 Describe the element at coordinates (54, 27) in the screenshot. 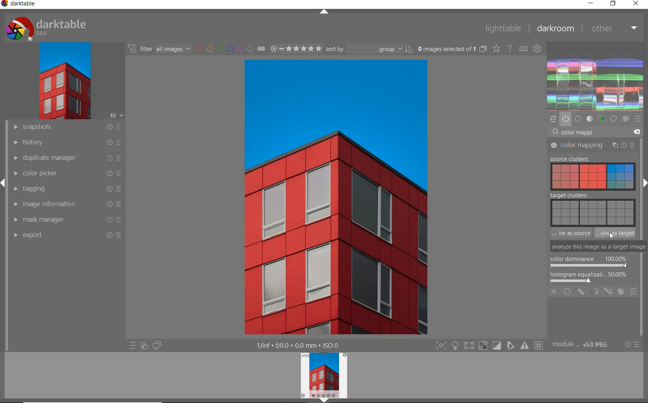

I see `darktable` at that location.